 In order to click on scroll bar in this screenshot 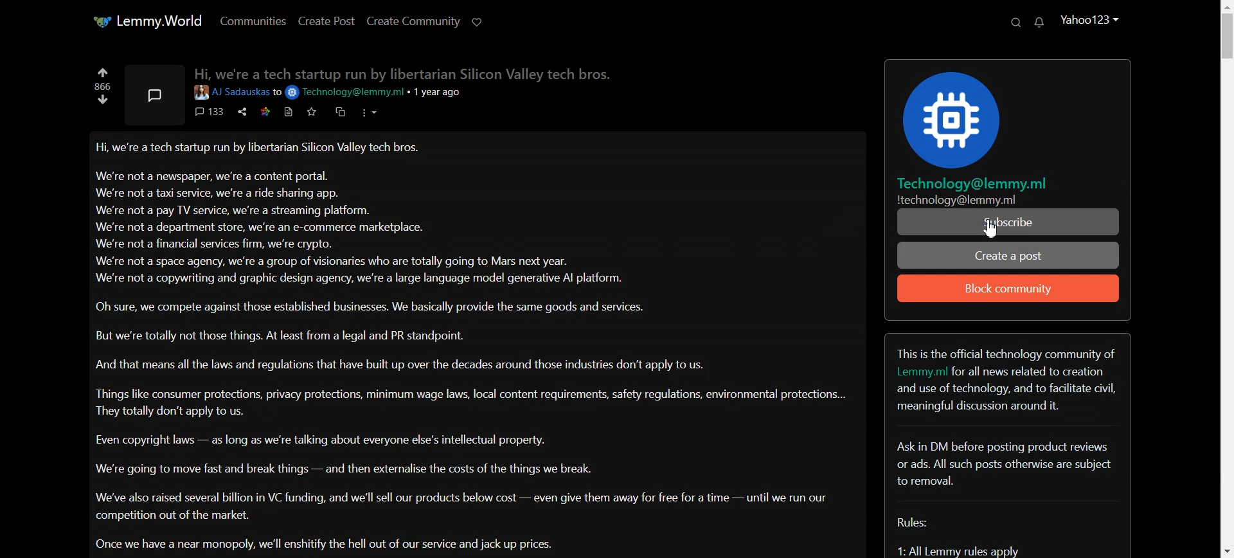, I will do `click(1226, 279)`.